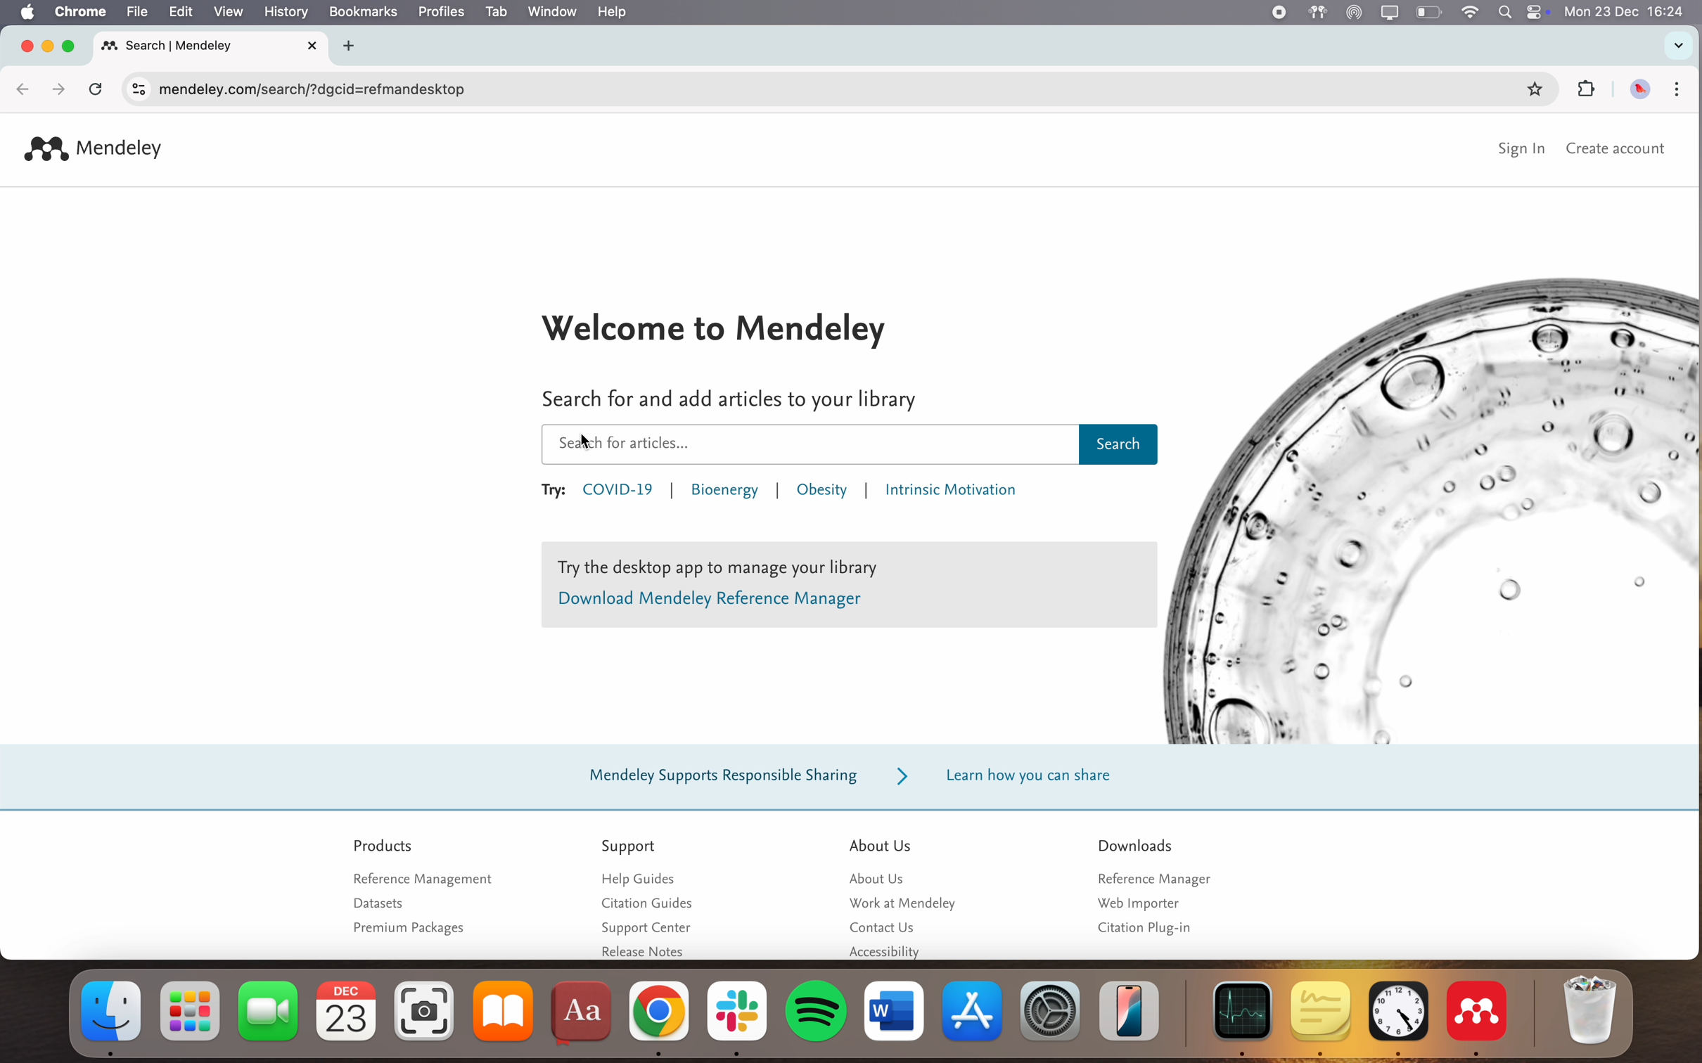 The image size is (1702, 1063). What do you see at coordinates (346, 1011) in the screenshot?
I see `calendar` at bounding box center [346, 1011].